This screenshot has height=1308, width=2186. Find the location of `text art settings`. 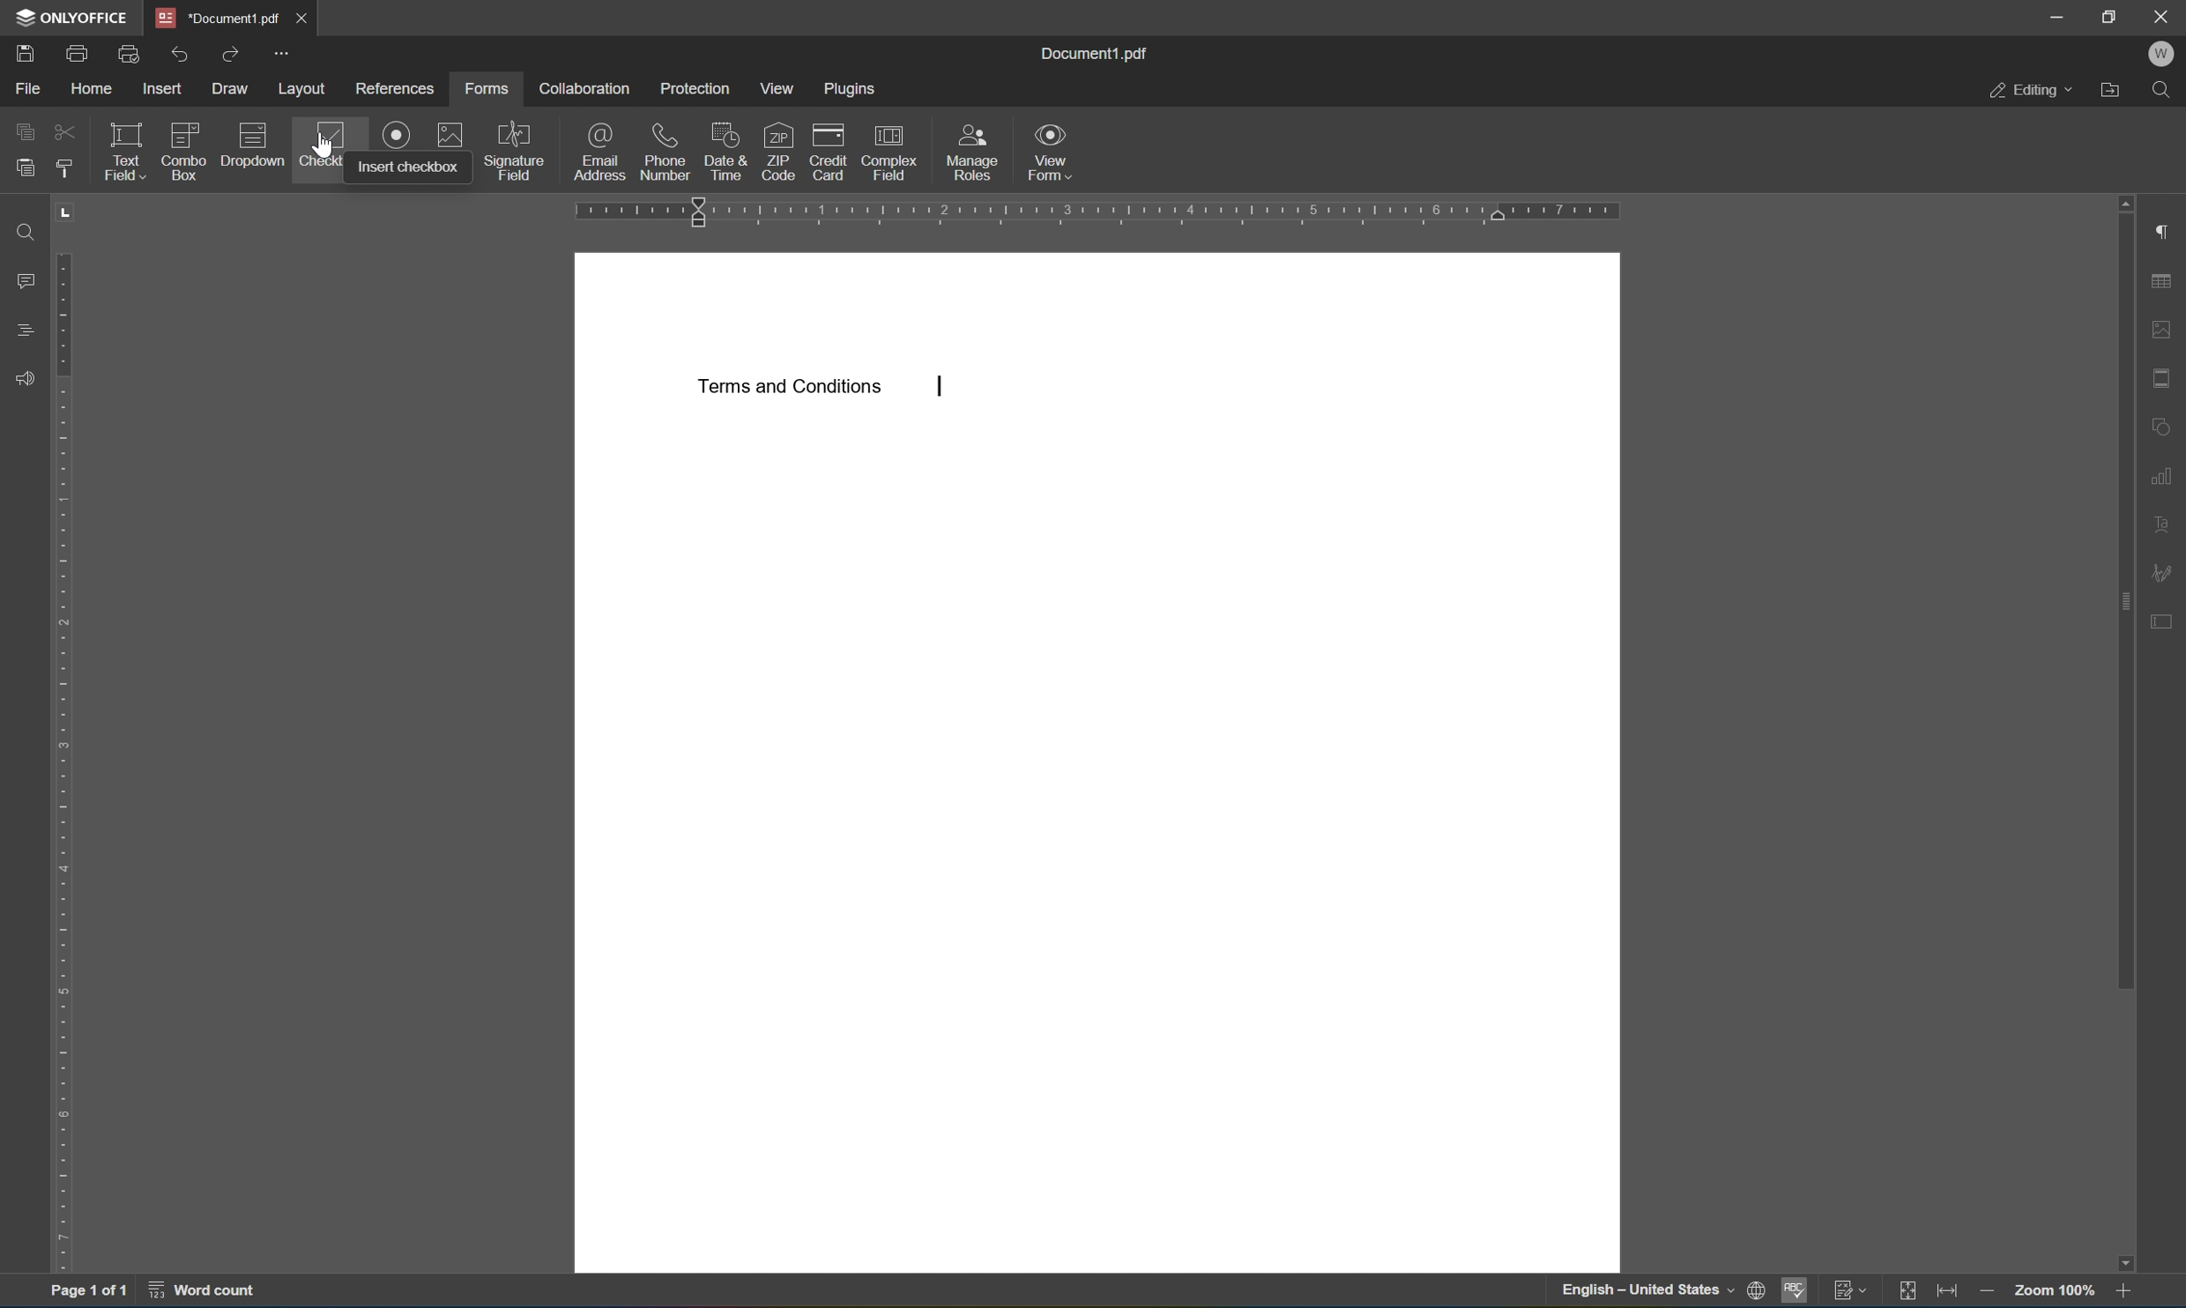

text art settings is located at coordinates (2158, 523).